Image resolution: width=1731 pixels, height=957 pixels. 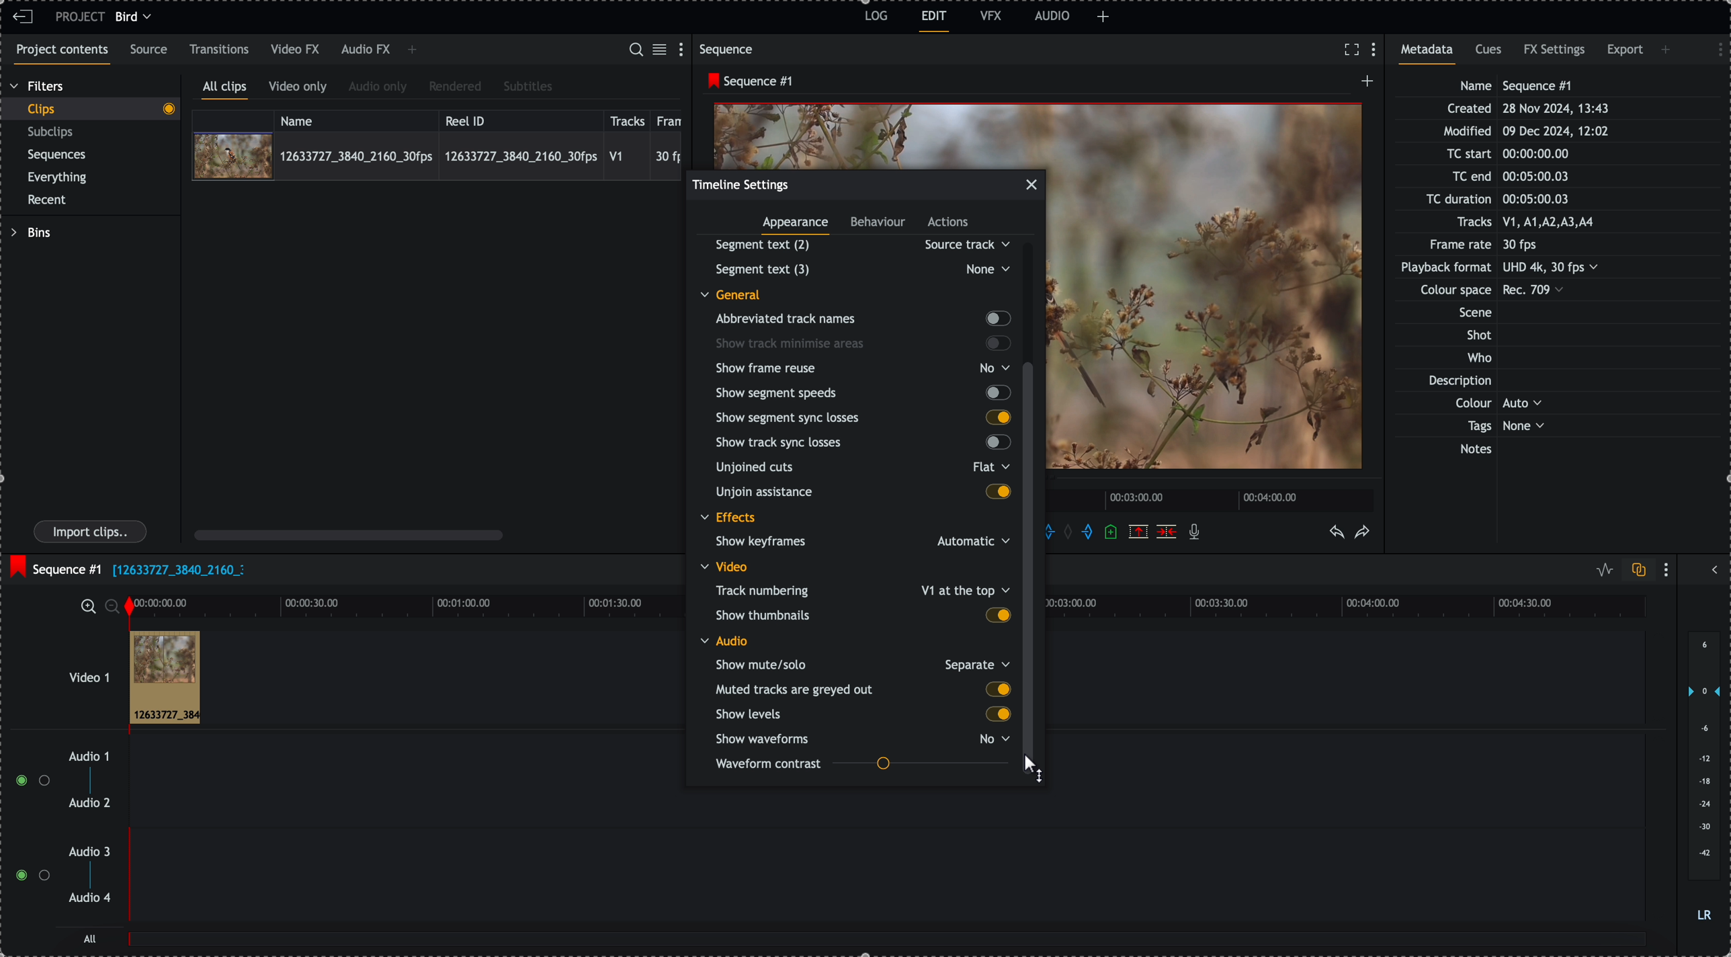 What do you see at coordinates (949, 223) in the screenshot?
I see `actions` at bounding box center [949, 223].